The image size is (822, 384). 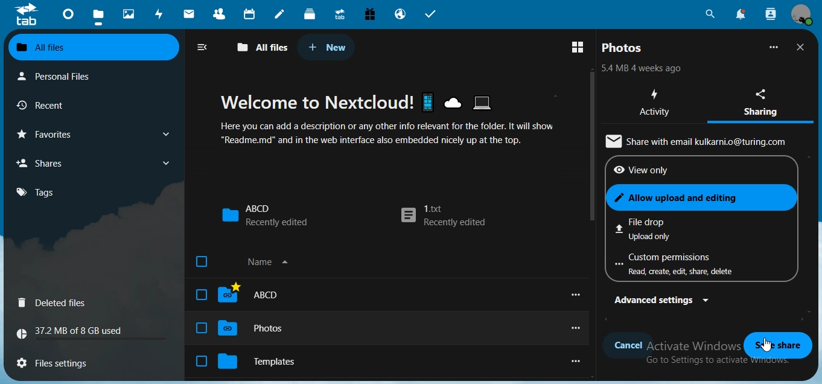 What do you see at coordinates (591, 147) in the screenshot?
I see `scroll bar` at bounding box center [591, 147].